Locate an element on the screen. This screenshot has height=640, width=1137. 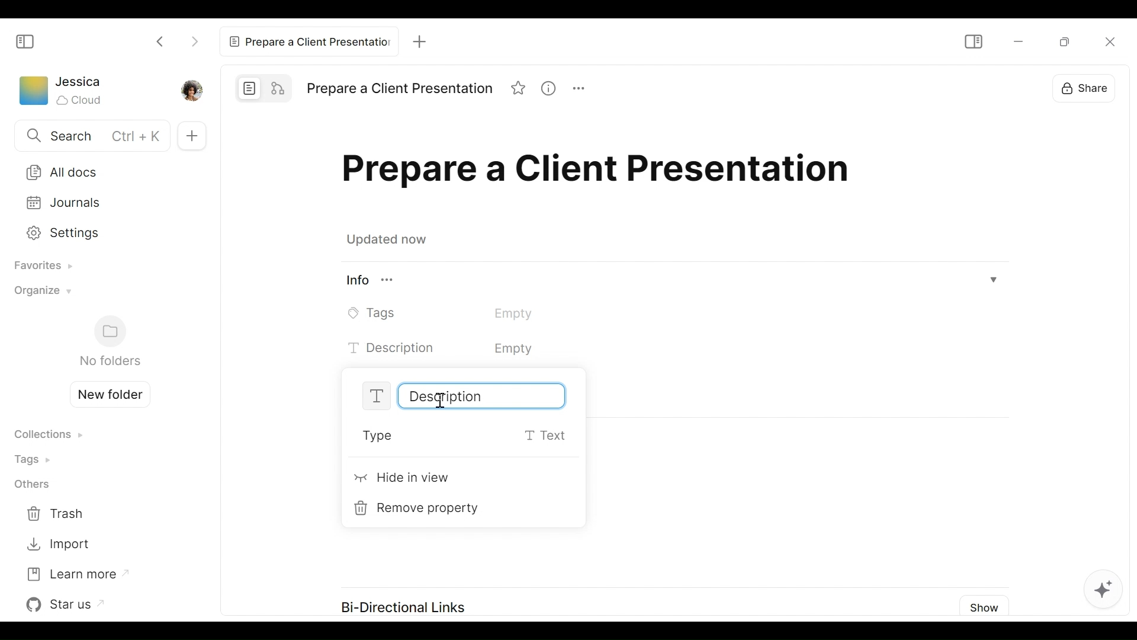
Username is located at coordinates (79, 82).